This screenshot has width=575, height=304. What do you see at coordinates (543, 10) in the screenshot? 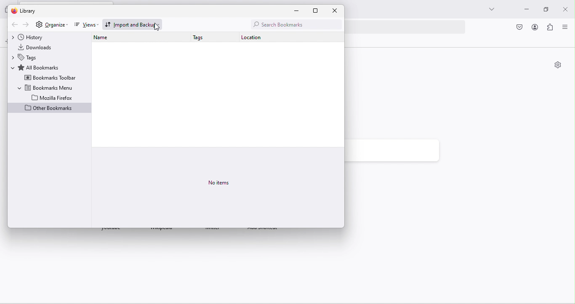
I see `maximize` at bounding box center [543, 10].